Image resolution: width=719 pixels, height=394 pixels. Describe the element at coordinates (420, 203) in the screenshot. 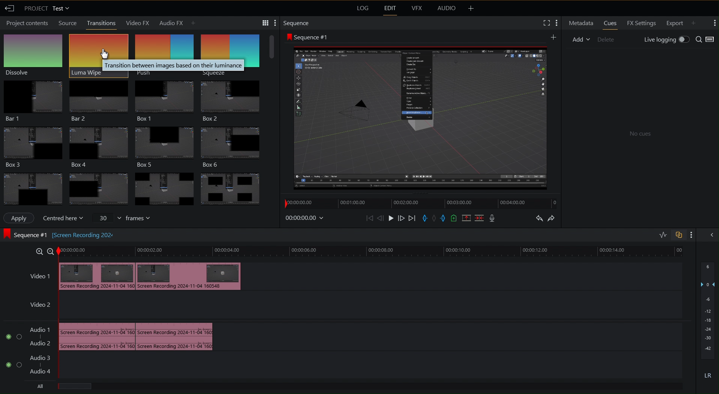

I see `Timeline` at that location.